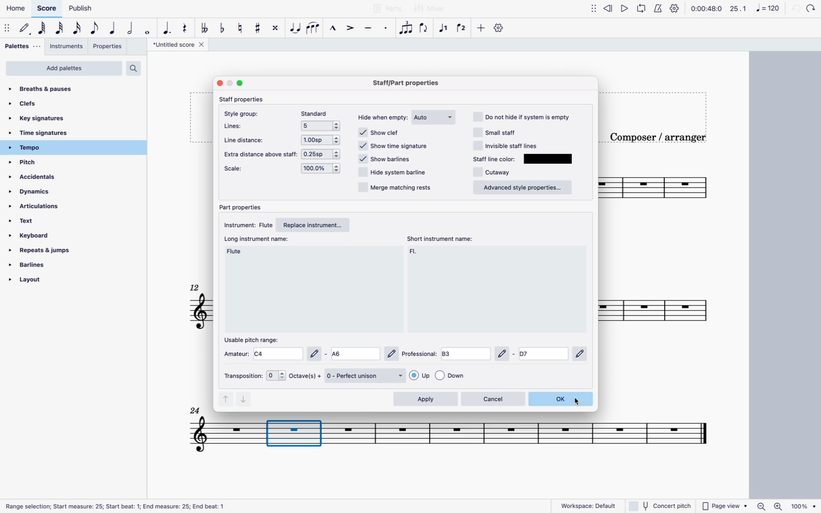 This screenshot has height=513, width=821. What do you see at coordinates (654, 187) in the screenshot?
I see `score` at bounding box center [654, 187].